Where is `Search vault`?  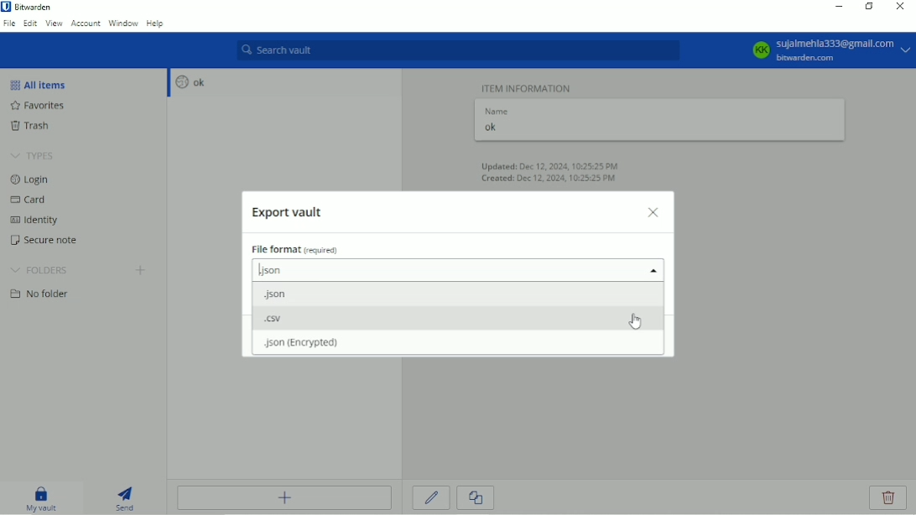 Search vault is located at coordinates (458, 50).